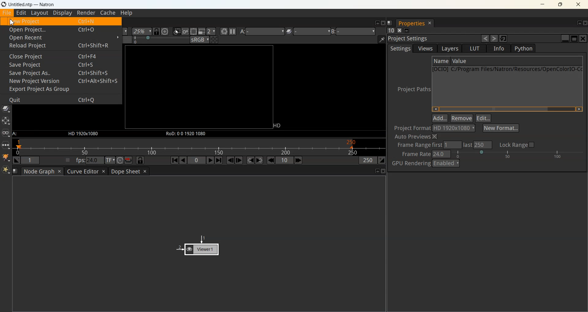 Image resolution: width=588 pixels, height=312 pixels. I want to click on Path value of file, so click(491, 61).